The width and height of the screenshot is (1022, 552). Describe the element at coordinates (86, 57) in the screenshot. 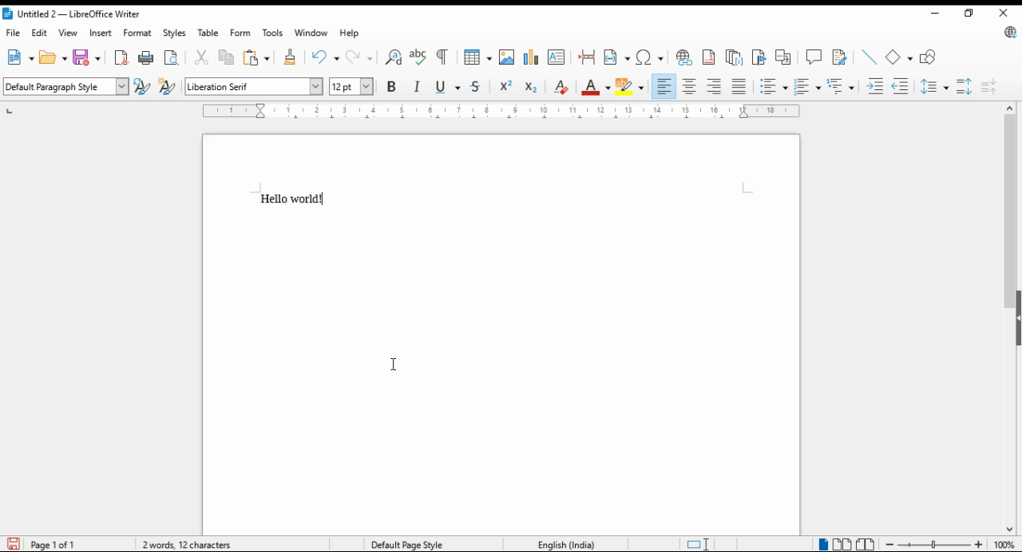

I see `save` at that location.